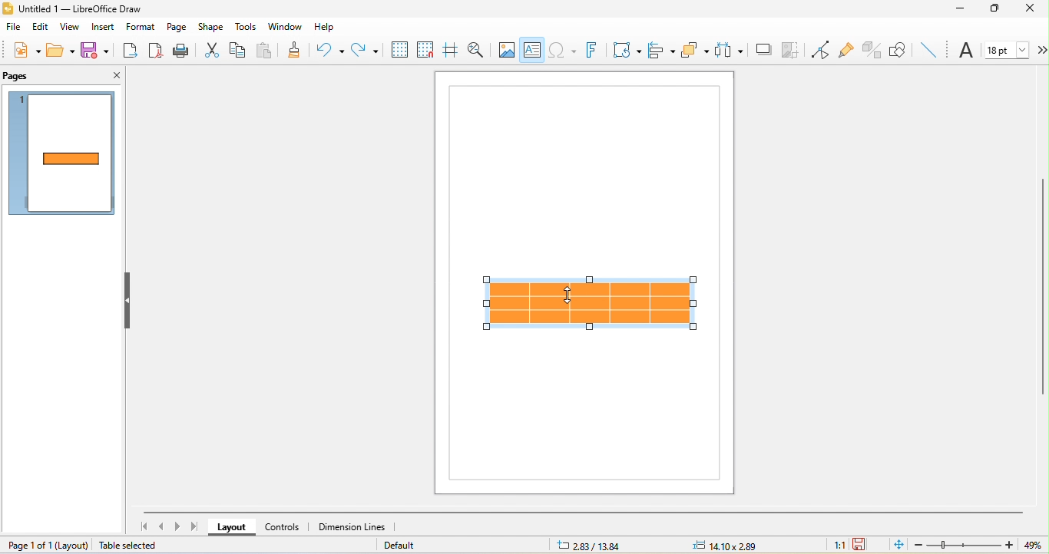 The width and height of the screenshot is (1049, 554). I want to click on view, so click(70, 28).